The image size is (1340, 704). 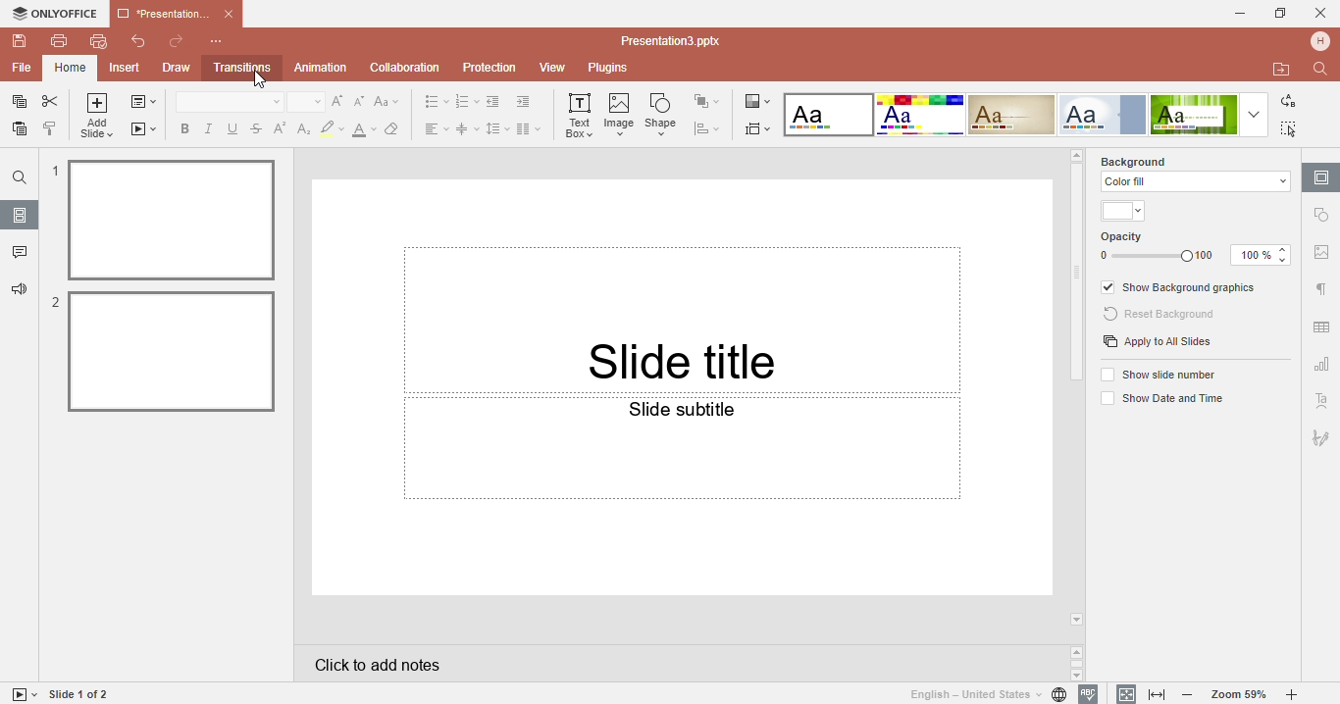 What do you see at coordinates (1322, 324) in the screenshot?
I see `Table setting` at bounding box center [1322, 324].